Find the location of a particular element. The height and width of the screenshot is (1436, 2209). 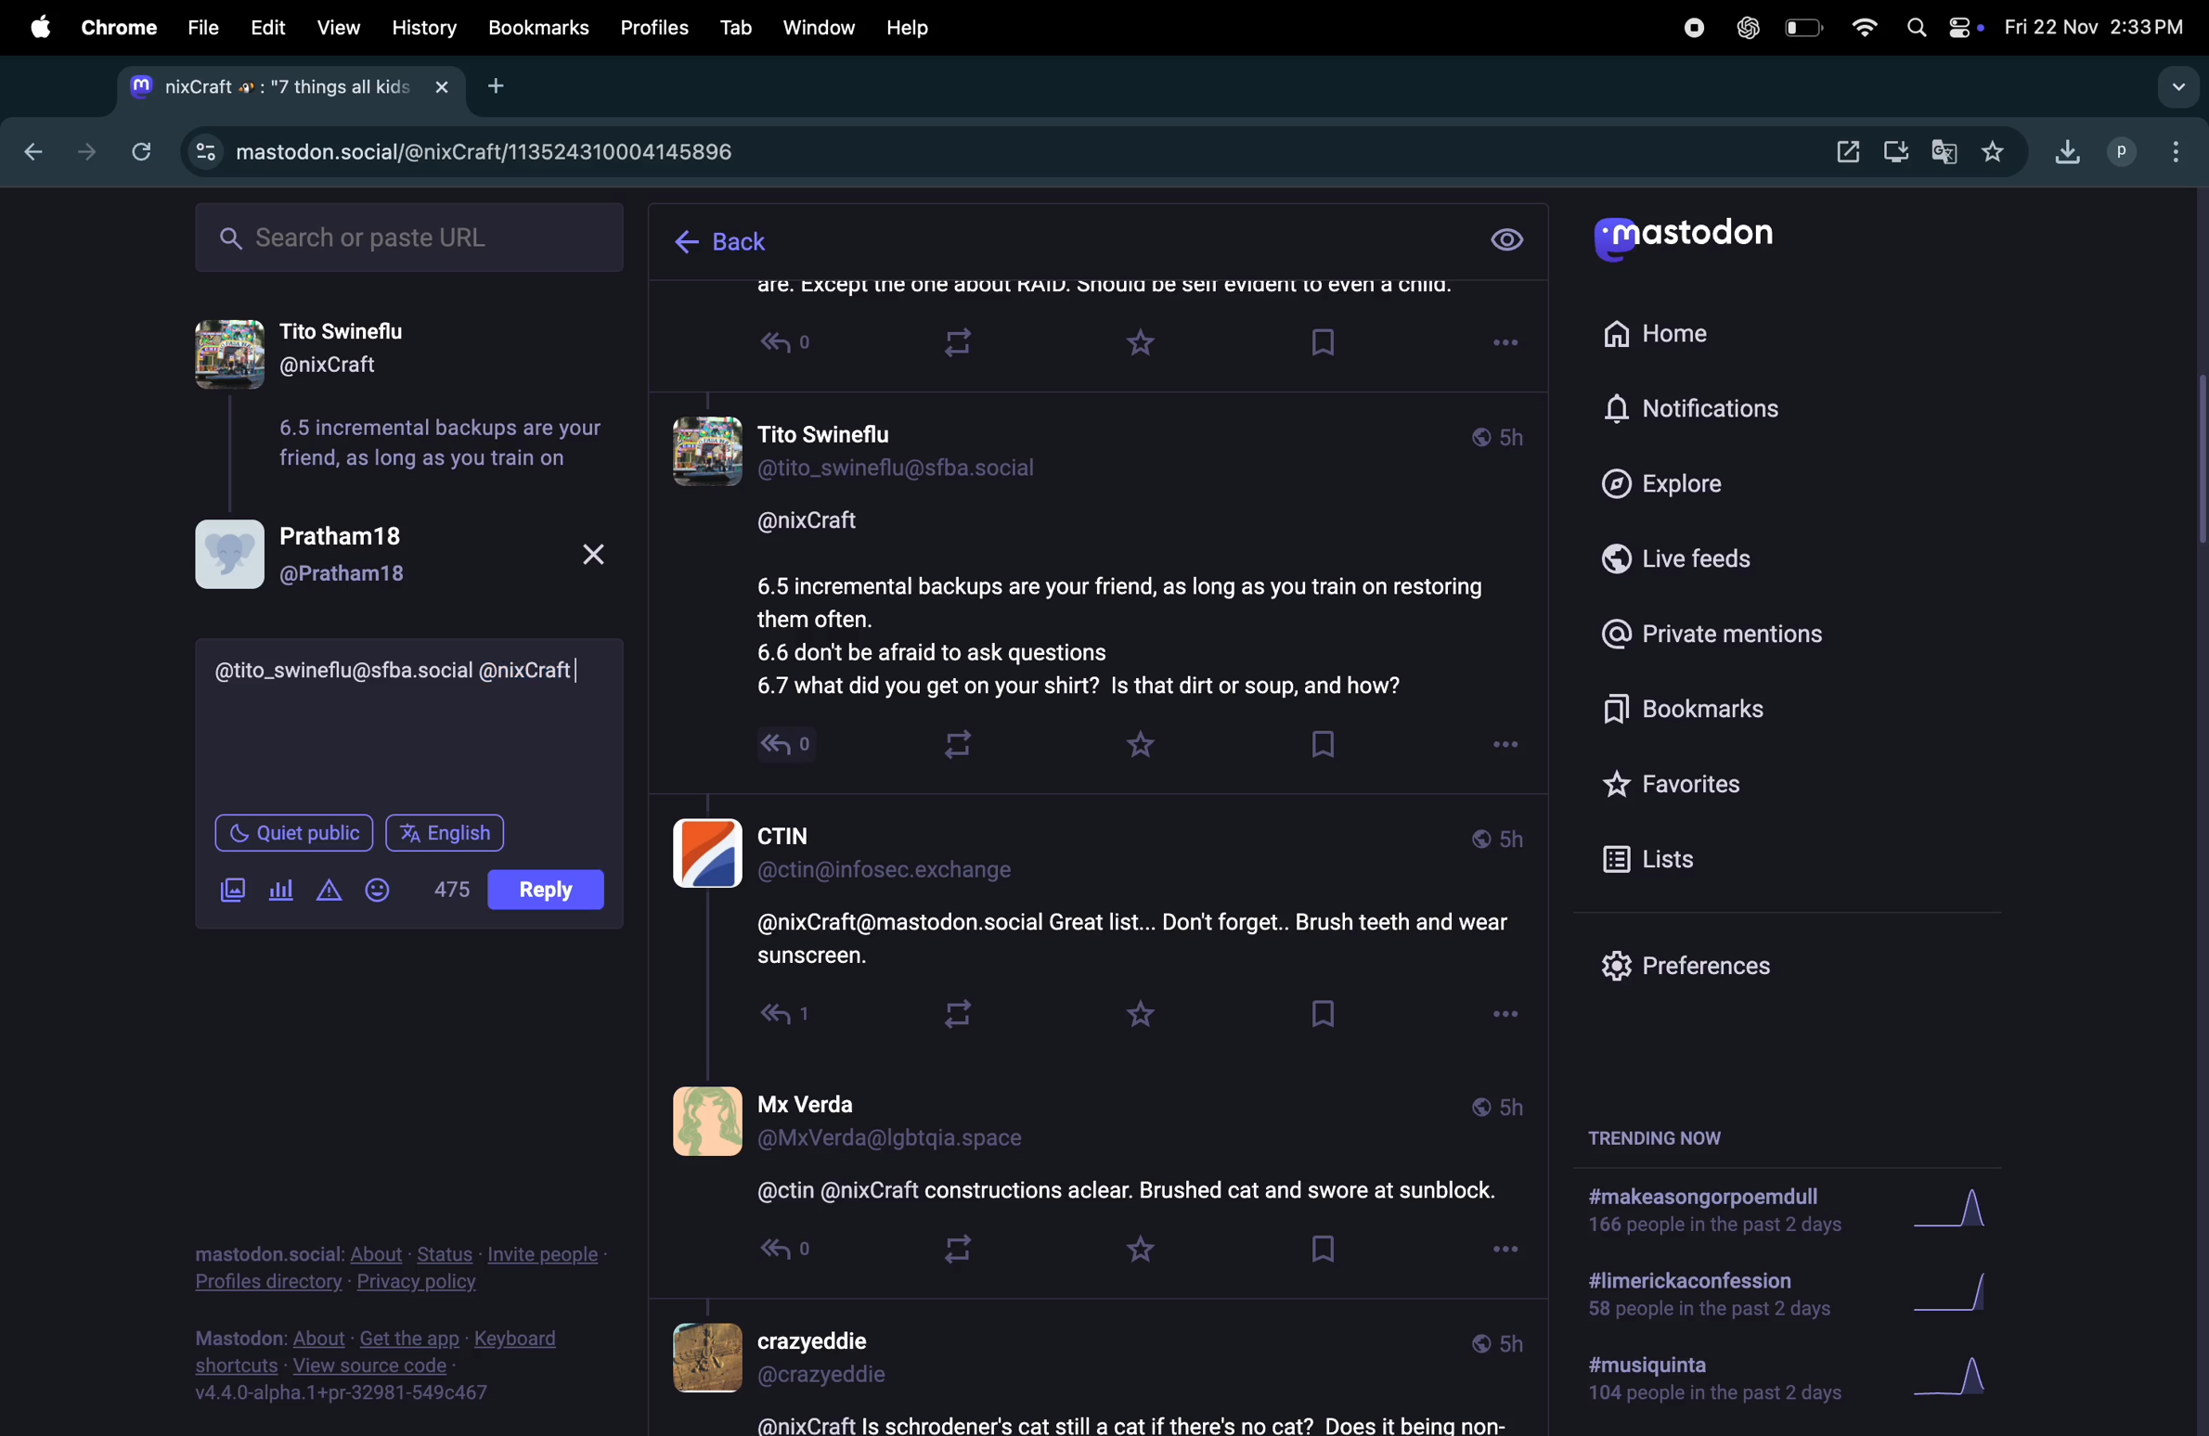

apple menu is located at coordinates (32, 27).